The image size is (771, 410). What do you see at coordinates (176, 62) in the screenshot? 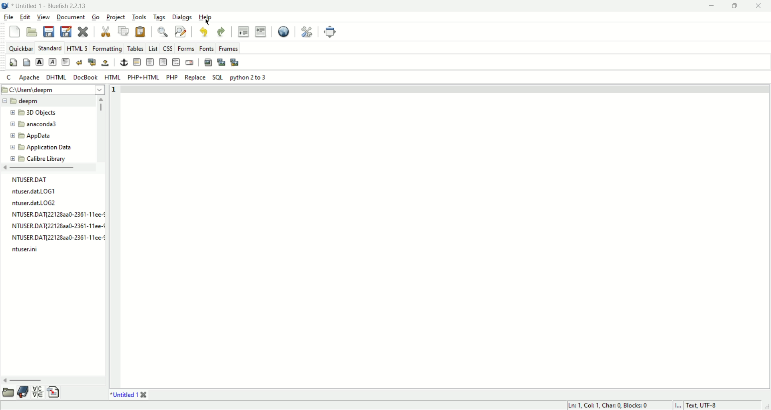
I see `HTML comment` at bounding box center [176, 62].